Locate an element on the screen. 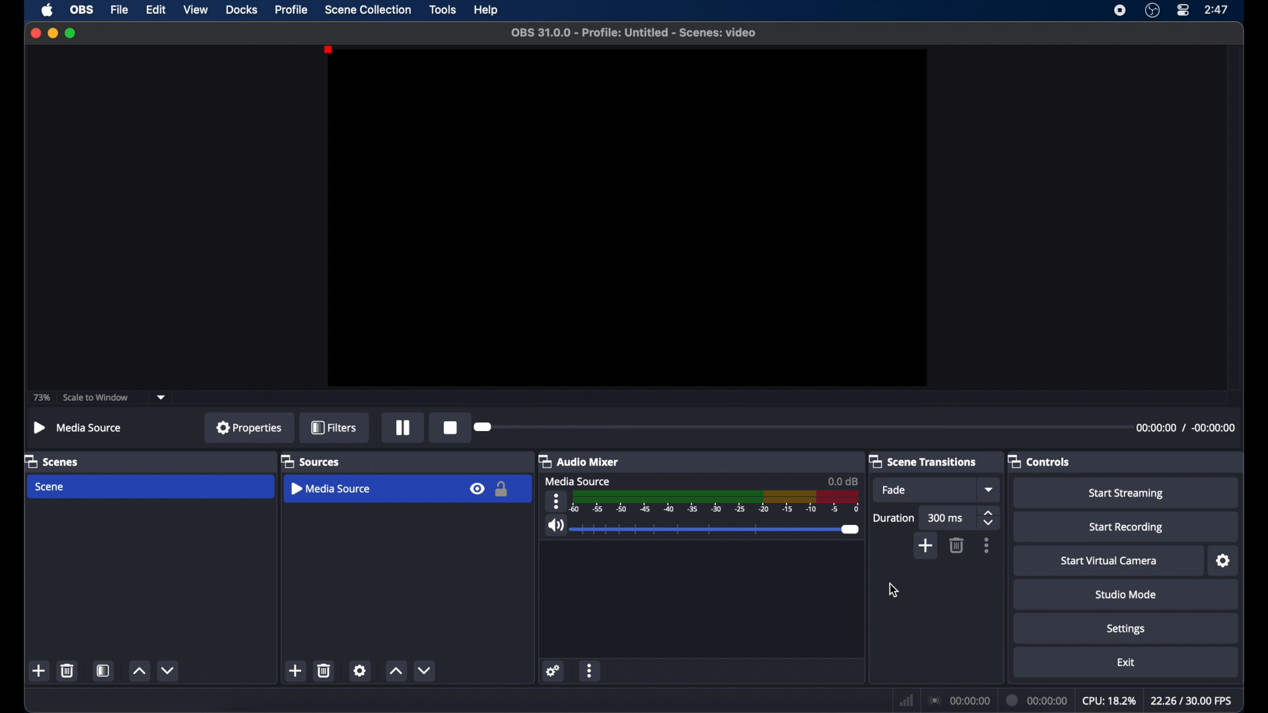 The height and width of the screenshot is (713, 1268). sources is located at coordinates (312, 461).